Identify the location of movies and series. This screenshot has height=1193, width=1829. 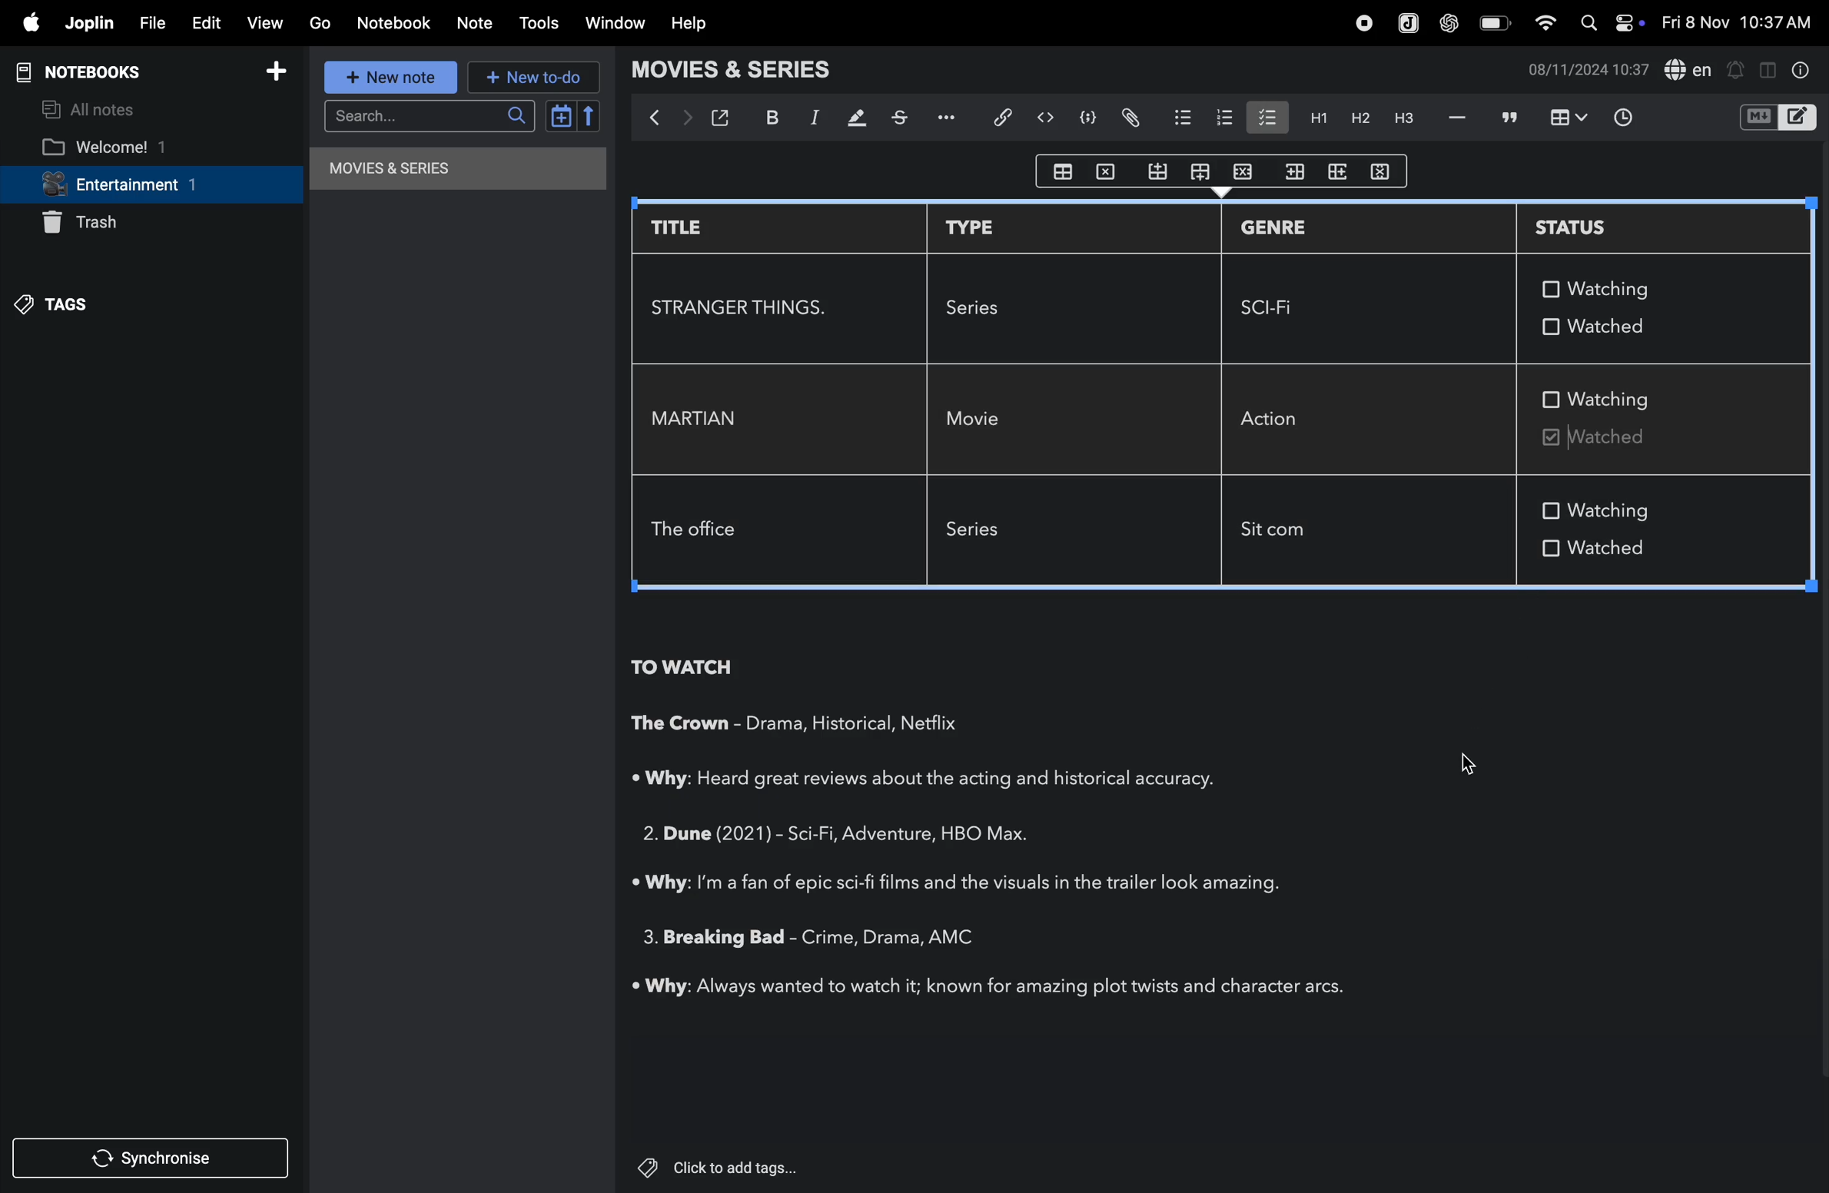
(749, 72).